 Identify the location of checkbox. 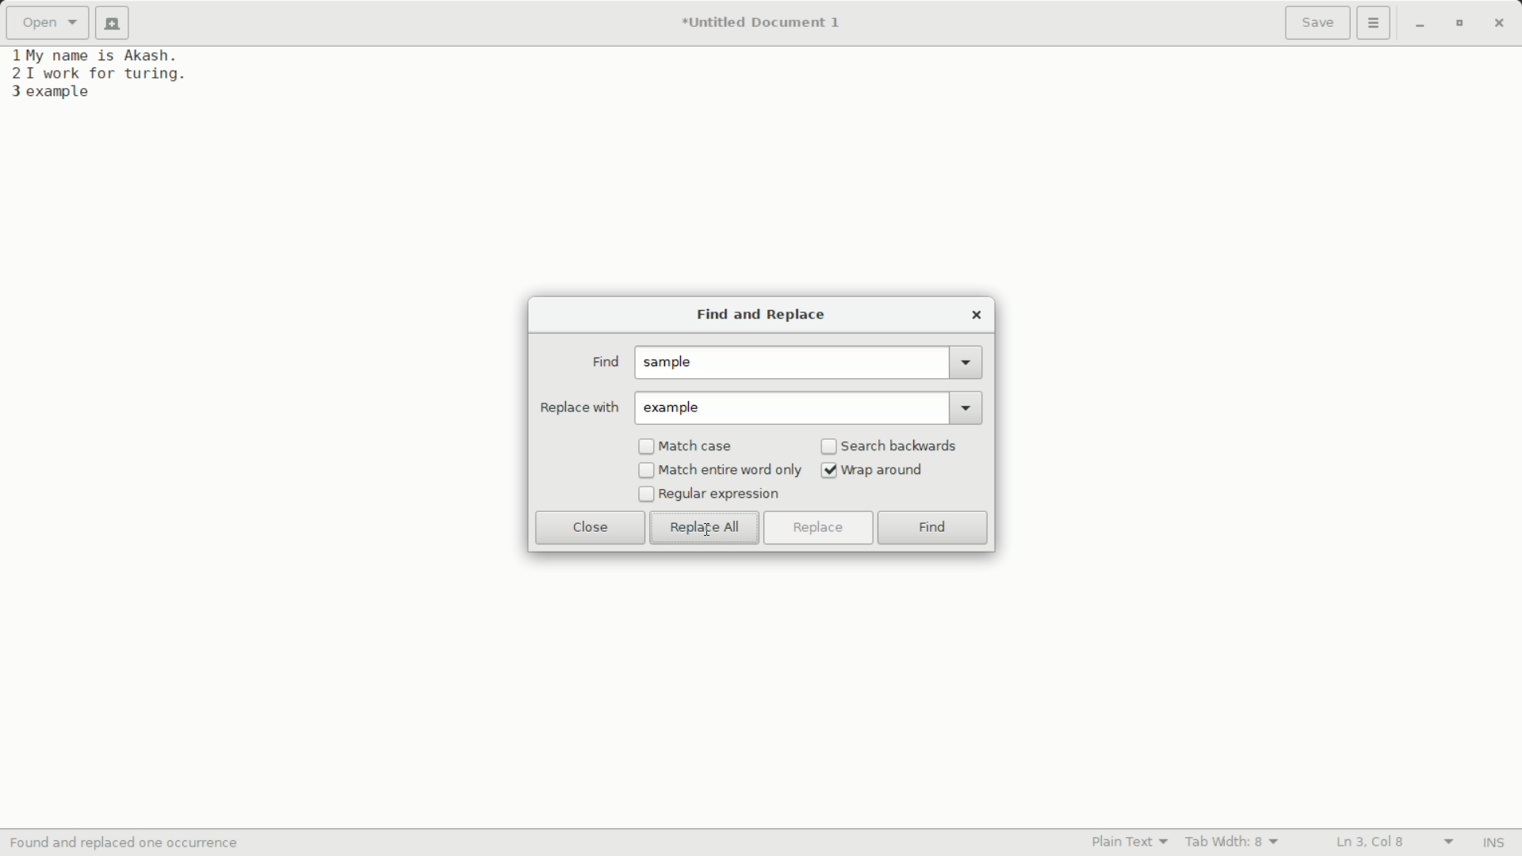
(829, 448).